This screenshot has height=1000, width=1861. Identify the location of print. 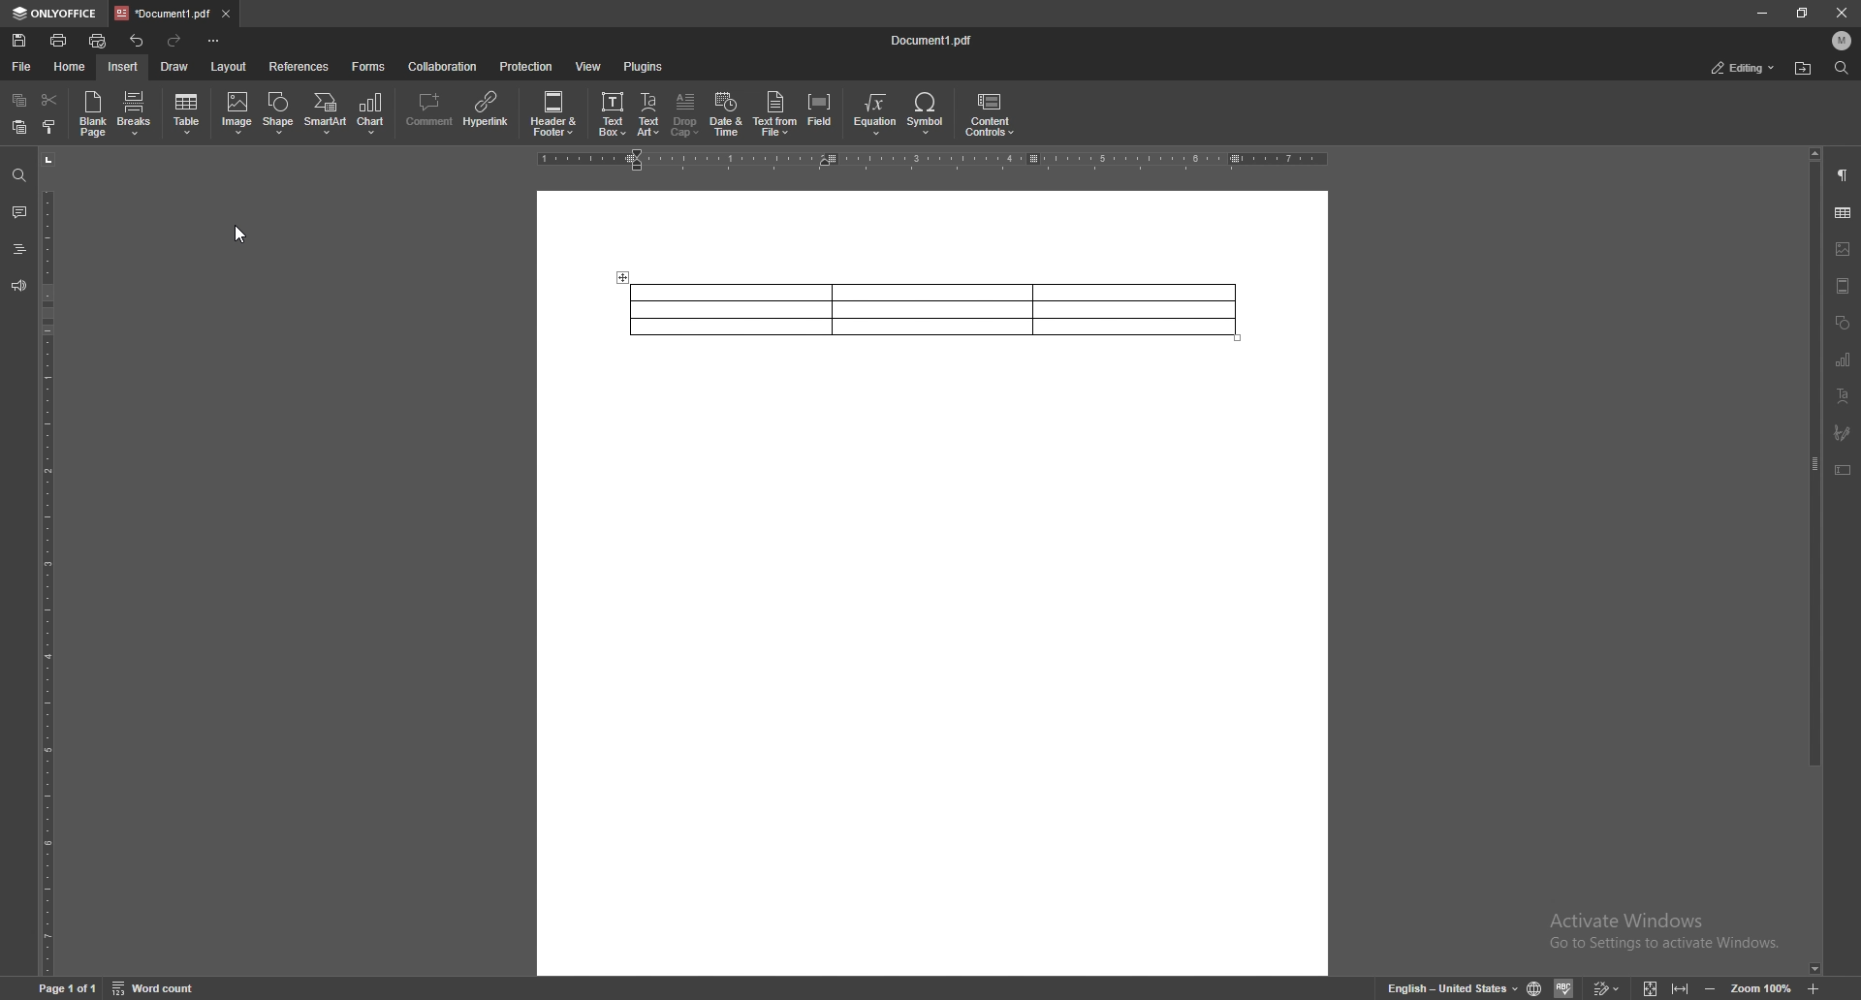
(59, 40).